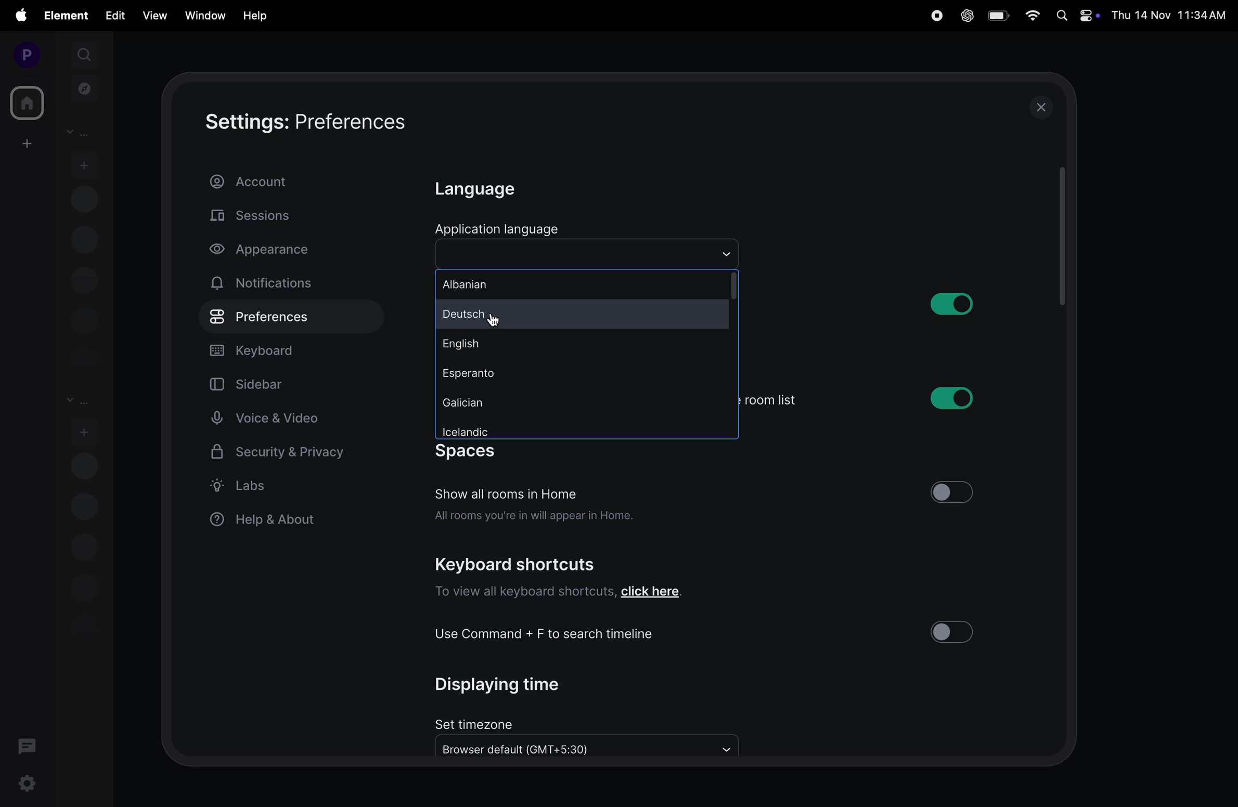  Describe the element at coordinates (282, 284) in the screenshot. I see `notifications` at that location.